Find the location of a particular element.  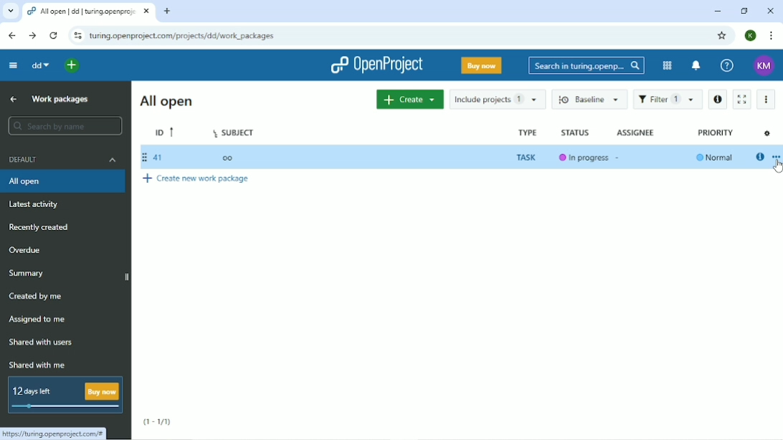

Configure view is located at coordinates (767, 134).